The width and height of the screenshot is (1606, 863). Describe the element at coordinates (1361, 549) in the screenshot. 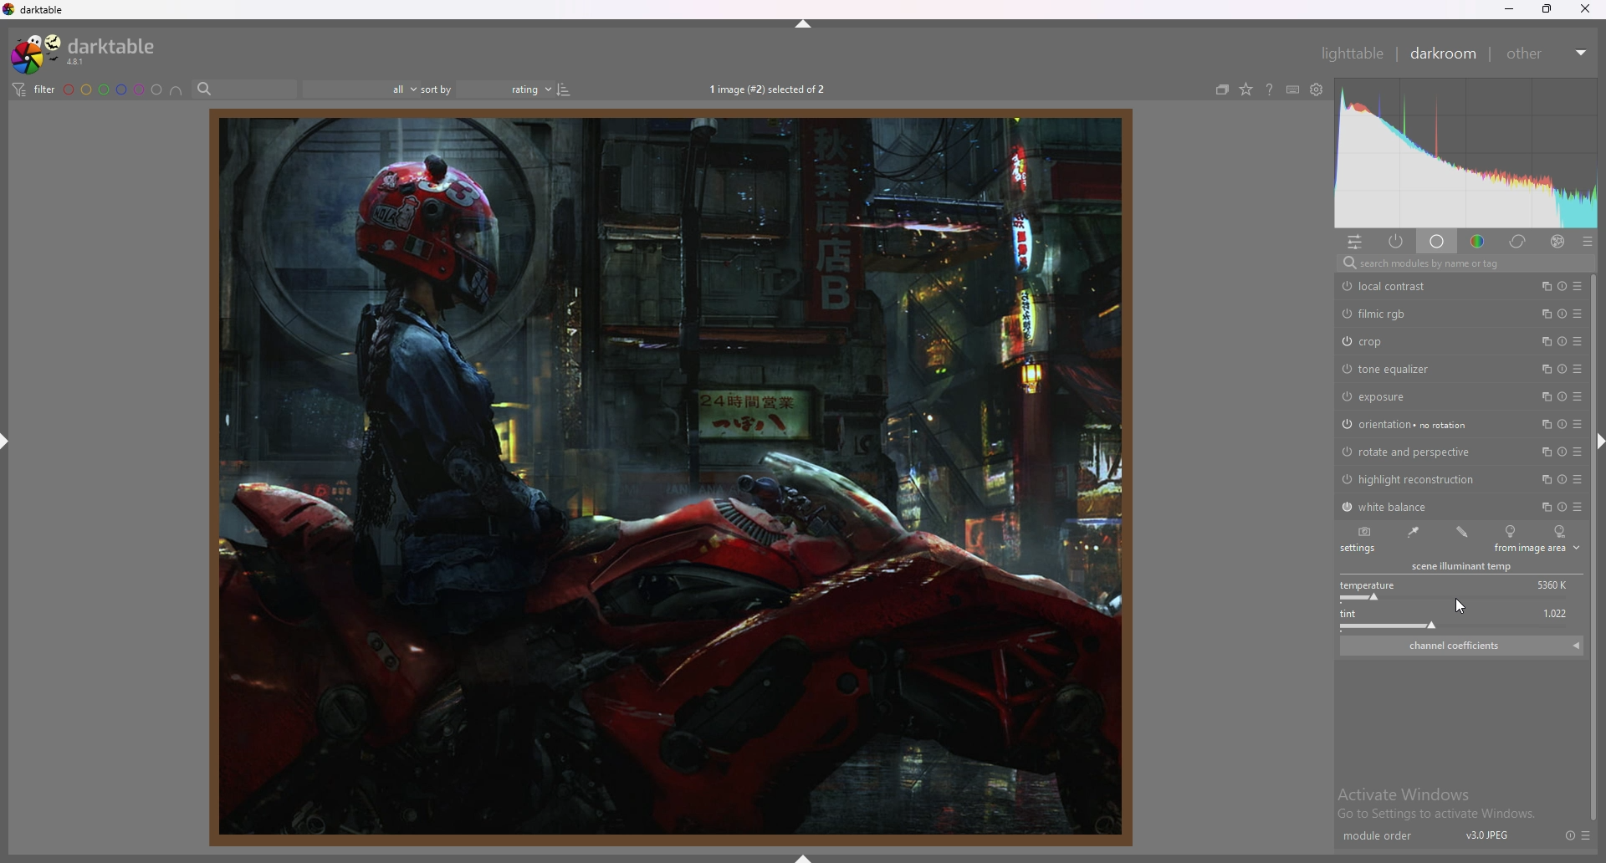

I see `settings` at that location.